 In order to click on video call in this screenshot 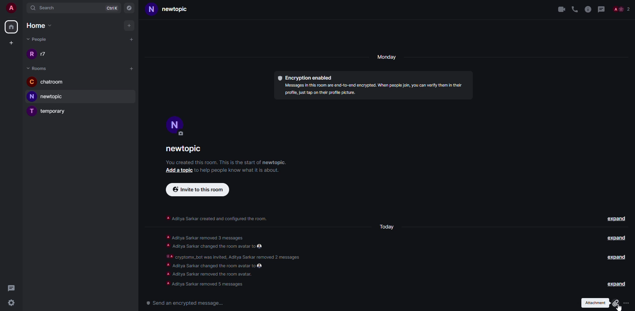, I will do `click(560, 9)`.